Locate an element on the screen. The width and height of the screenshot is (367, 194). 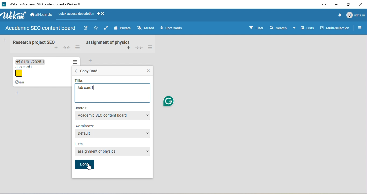
edit is located at coordinates (85, 28).